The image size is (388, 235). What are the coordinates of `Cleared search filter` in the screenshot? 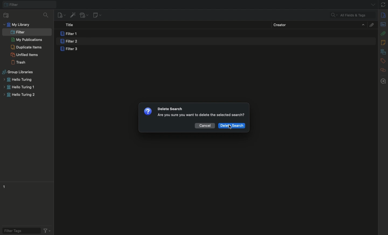 It's located at (352, 15).